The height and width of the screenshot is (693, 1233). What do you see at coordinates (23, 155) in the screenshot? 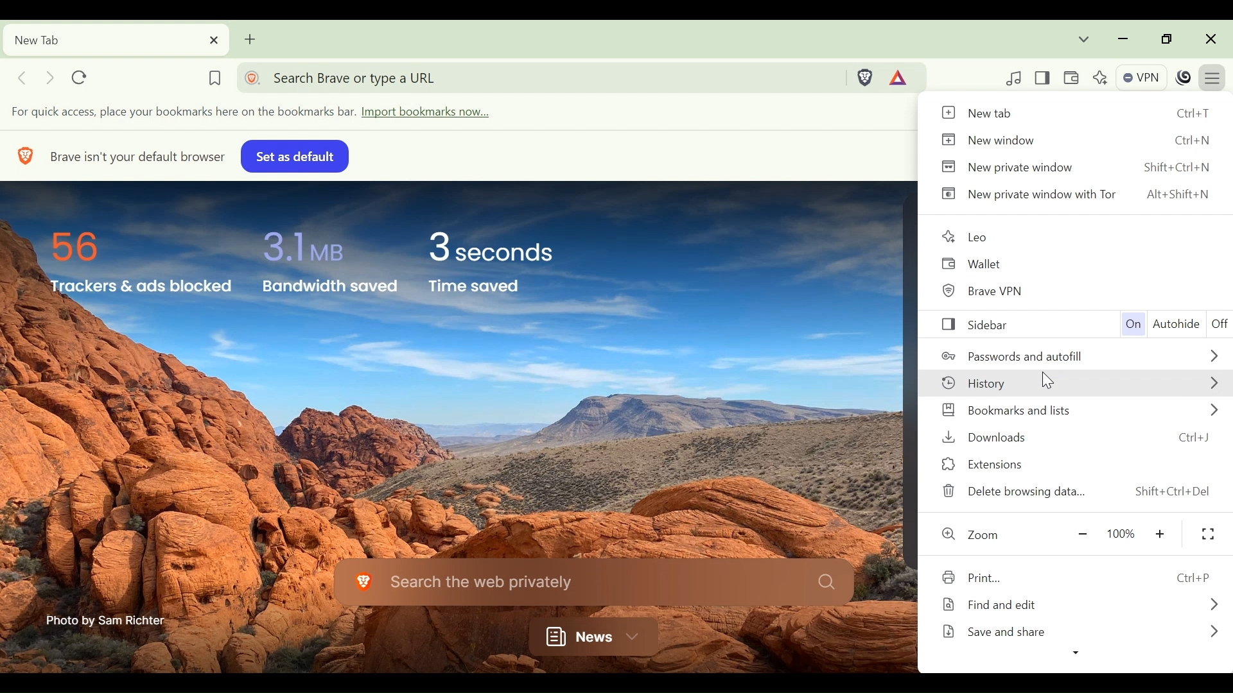
I see `BRAVE LOGO` at bounding box center [23, 155].